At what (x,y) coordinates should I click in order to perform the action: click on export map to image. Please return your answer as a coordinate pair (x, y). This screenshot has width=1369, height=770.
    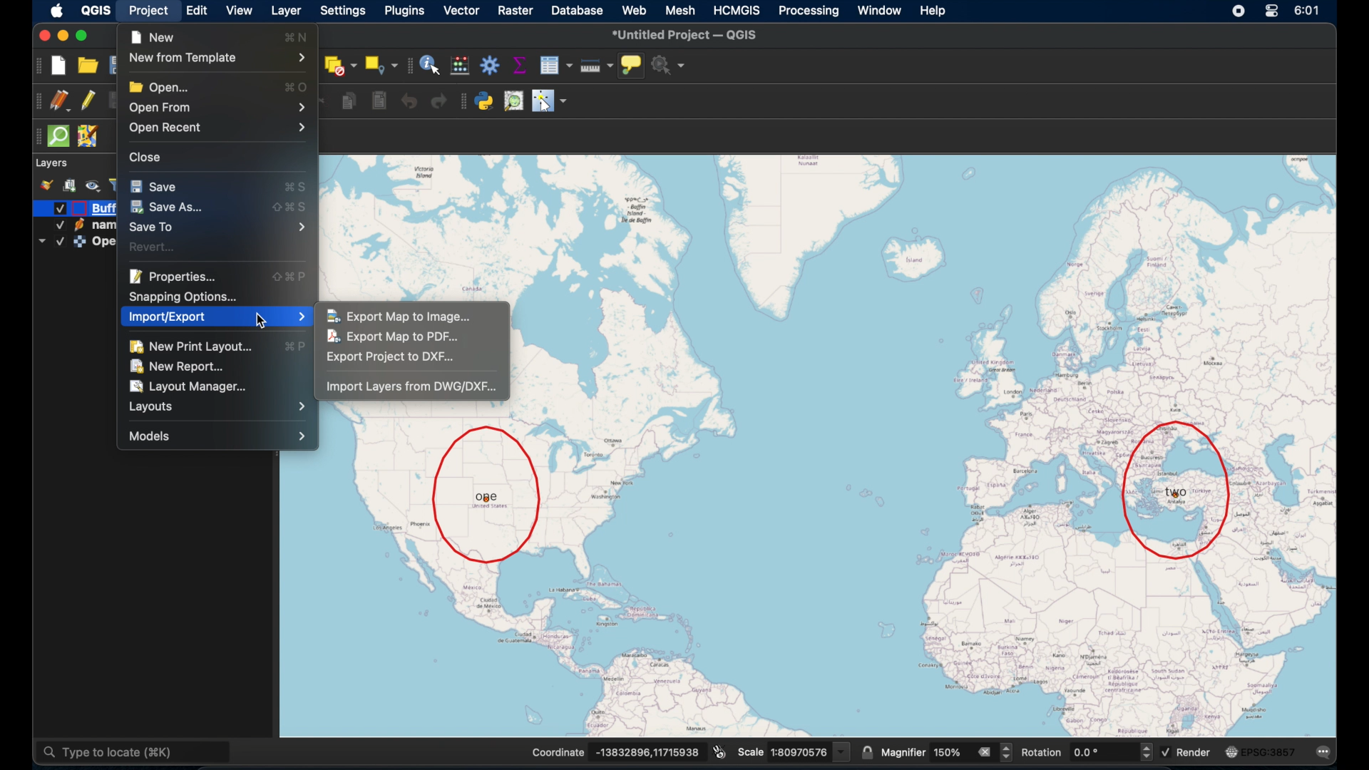
    Looking at the image, I should click on (404, 315).